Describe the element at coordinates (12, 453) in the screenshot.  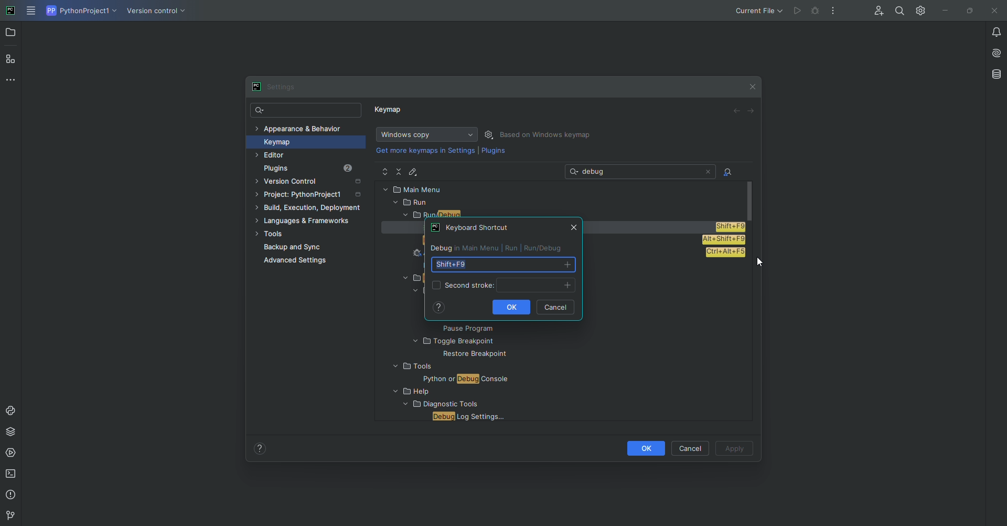
I see `Services` at that location.